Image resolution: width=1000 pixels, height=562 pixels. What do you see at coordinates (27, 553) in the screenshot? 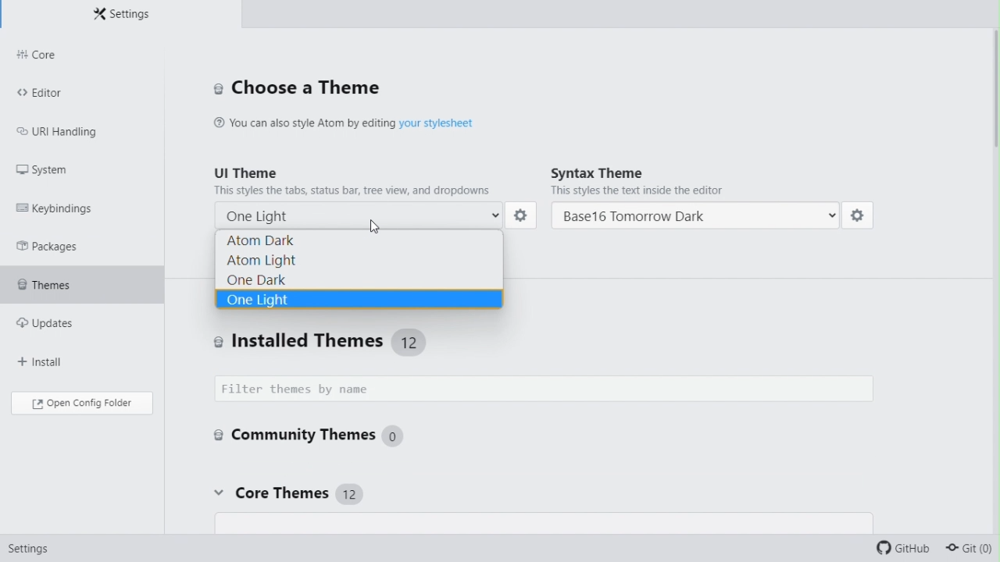
I see `Settings` at bounding box center [27, 553].